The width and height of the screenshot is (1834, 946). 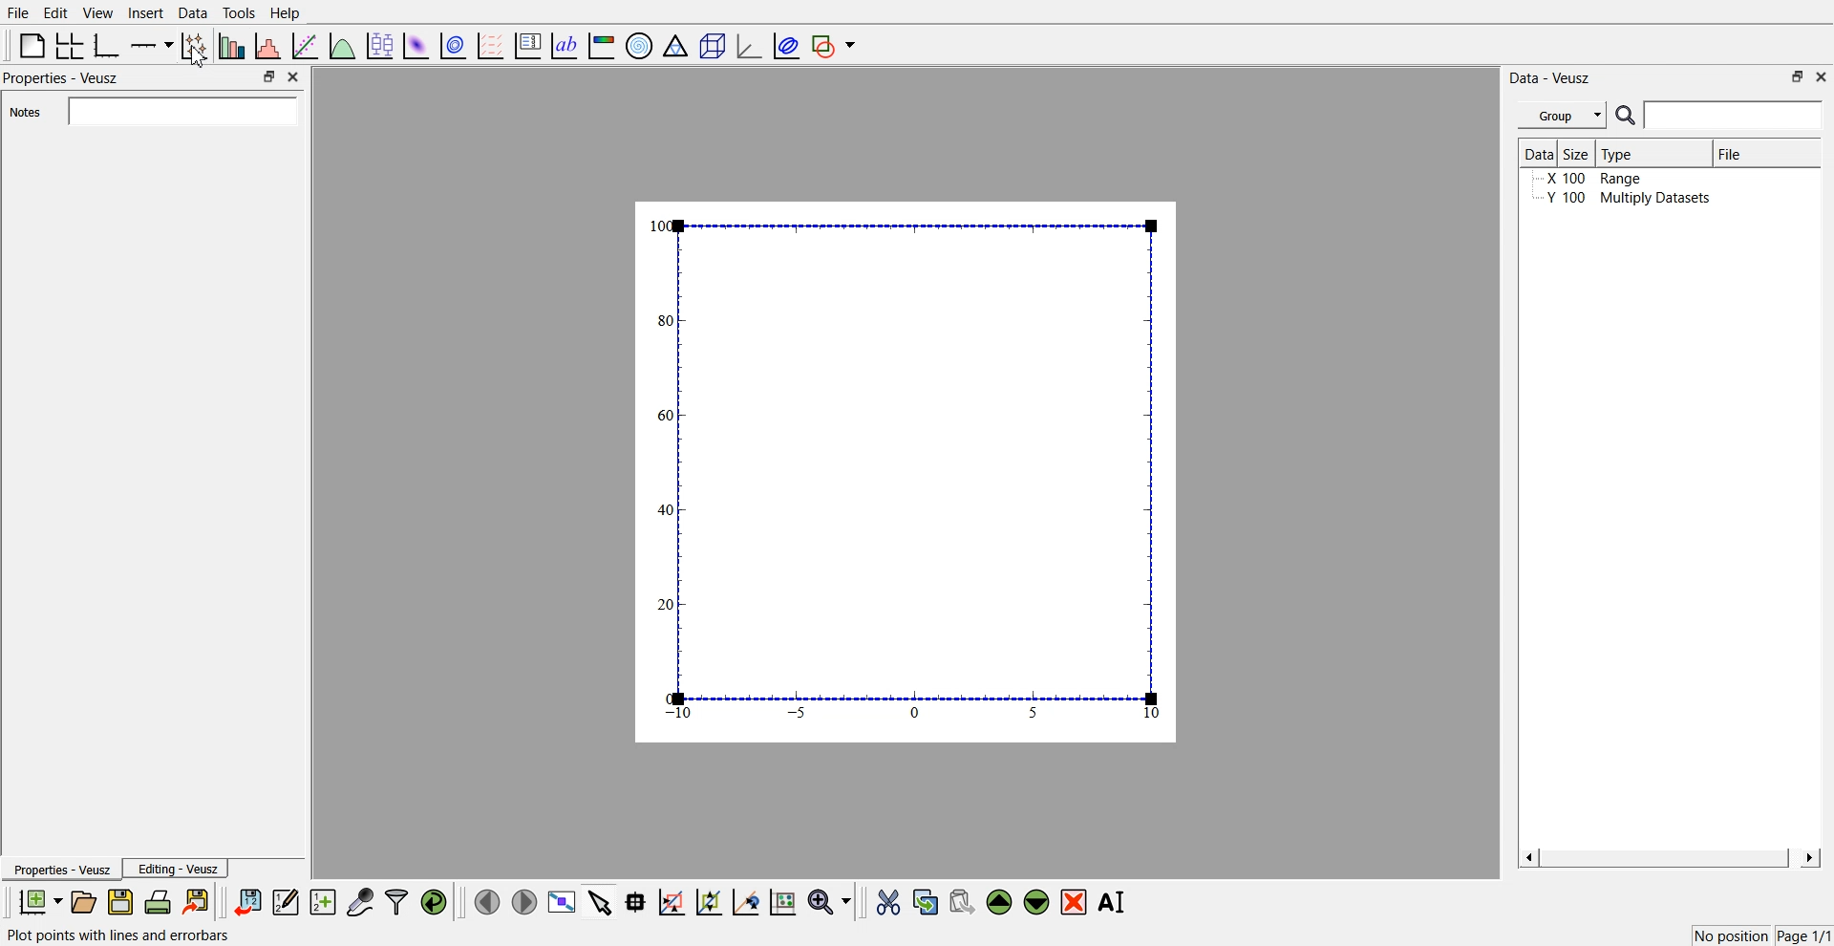 I want to click on new documents, so click(x=37, y=901).